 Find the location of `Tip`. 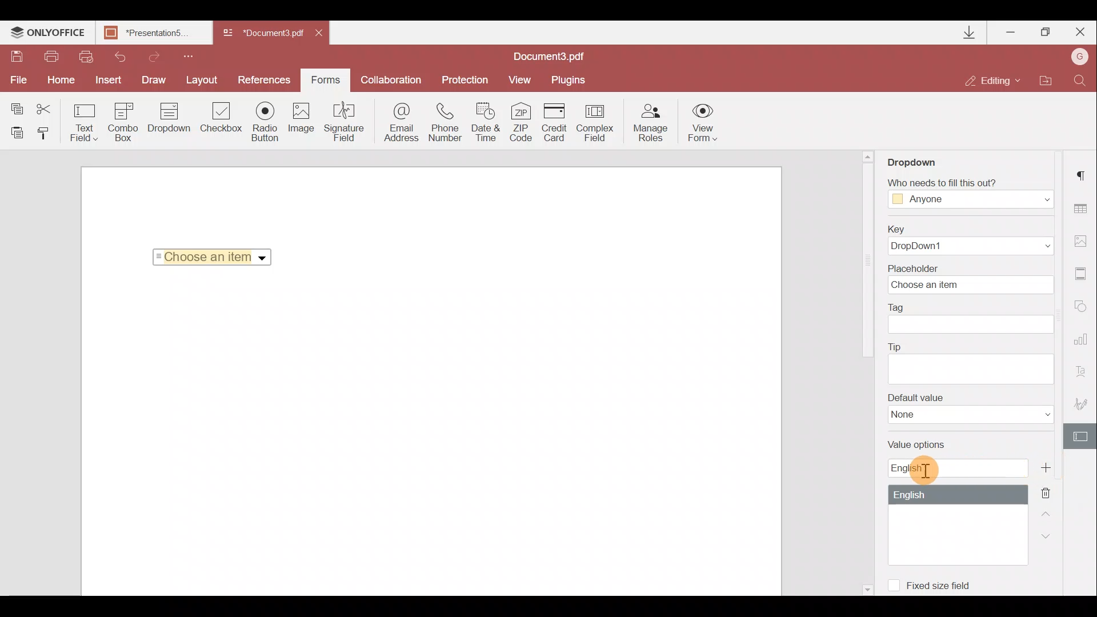

Tip is located at coordinates (970, 362).